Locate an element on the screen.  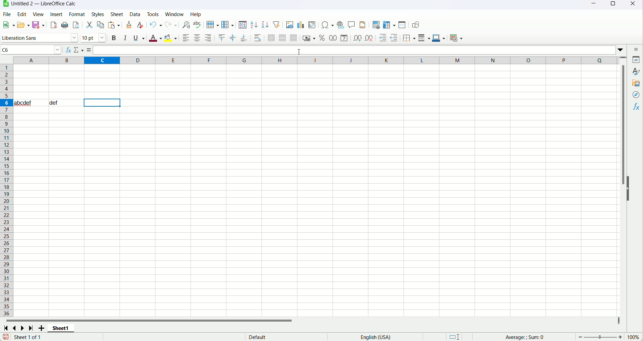
gallery is located at coordinates (637, 84).